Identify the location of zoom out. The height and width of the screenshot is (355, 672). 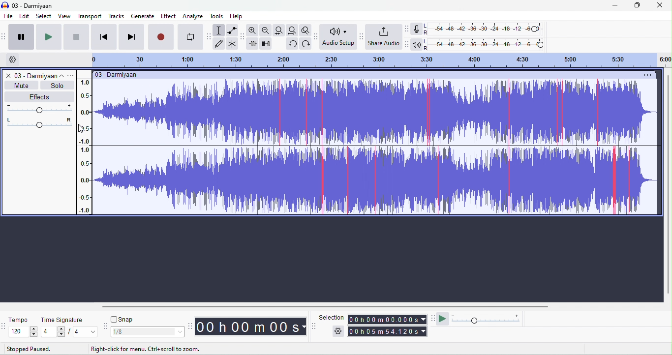
(266, 30).